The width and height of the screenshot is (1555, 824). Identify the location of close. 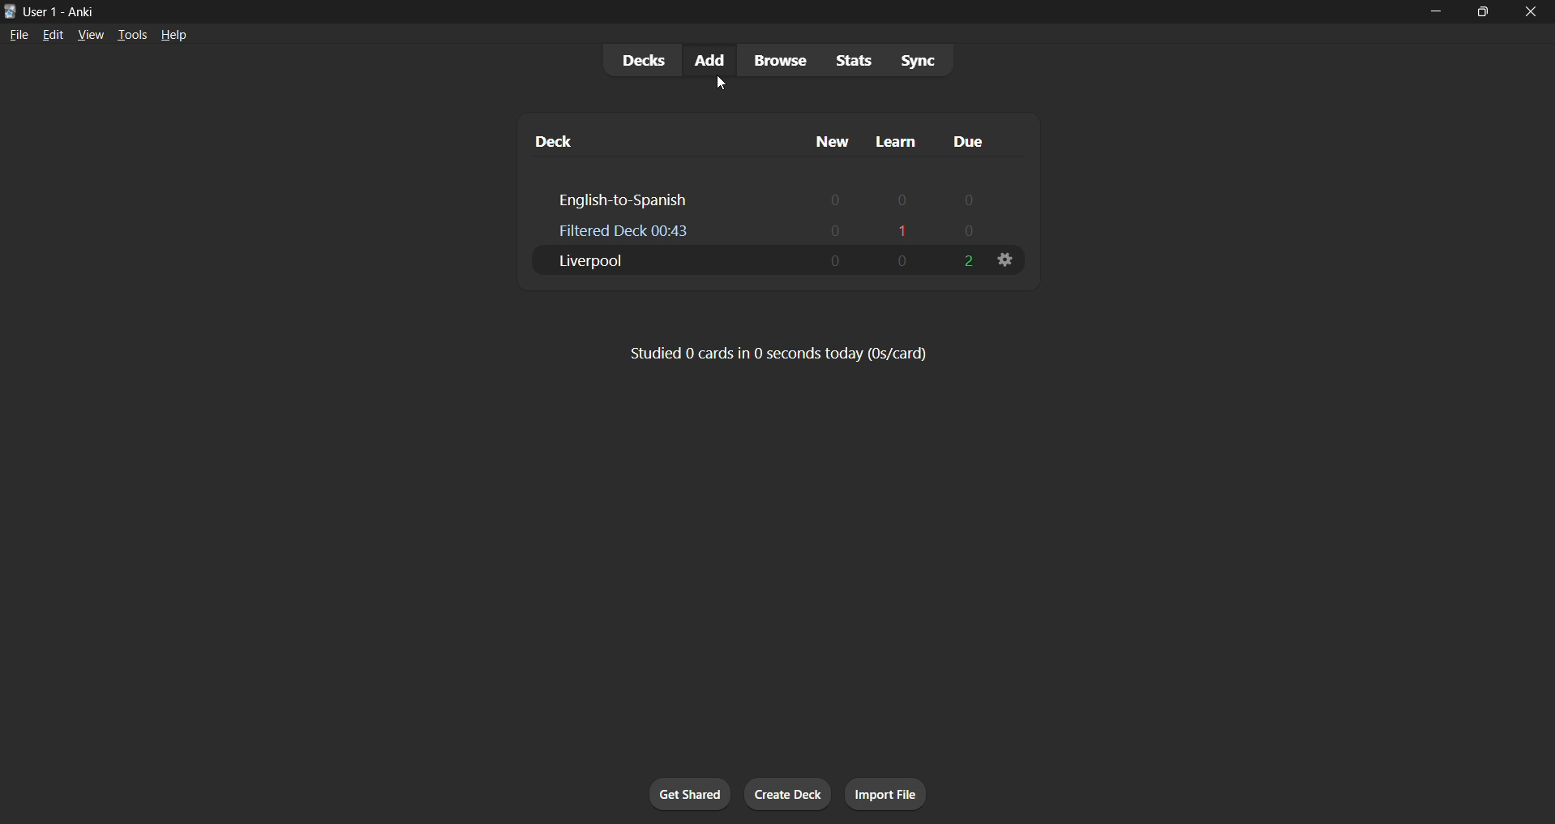
(1532, 14).